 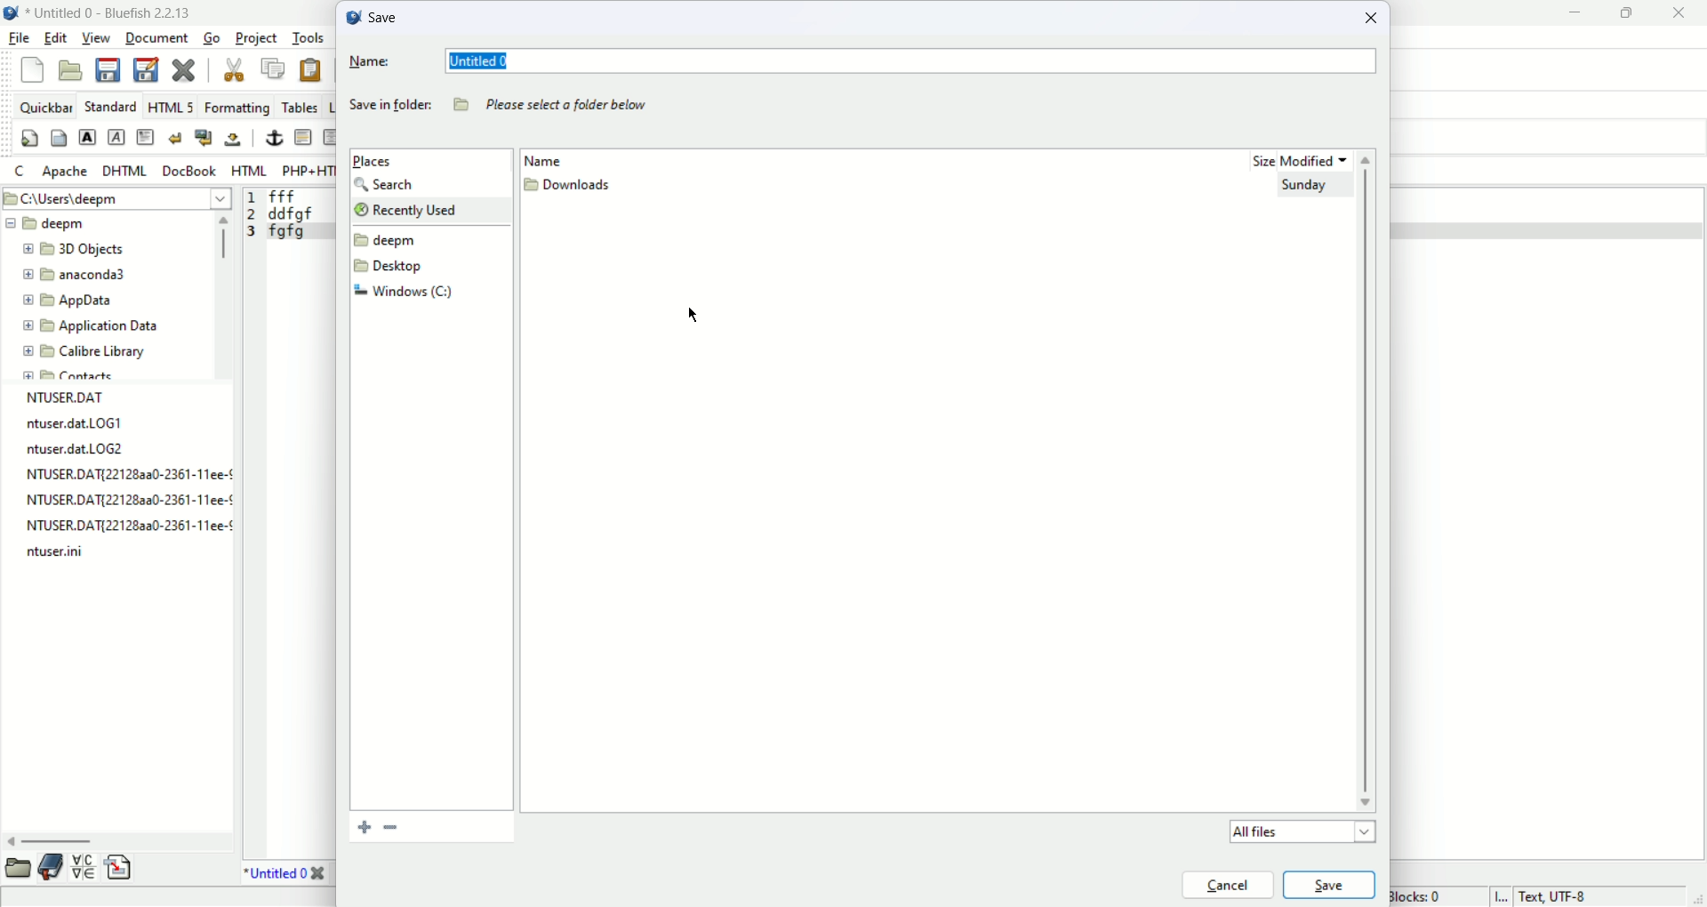 What do you see at coordinates (188, 171) in the screenshot?
I see `Docbook` at bounding box center [188, 171].